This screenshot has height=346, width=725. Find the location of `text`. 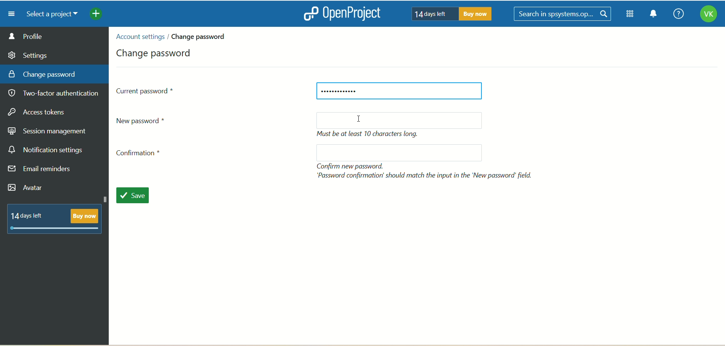

text is located at coordinates (58, 218).